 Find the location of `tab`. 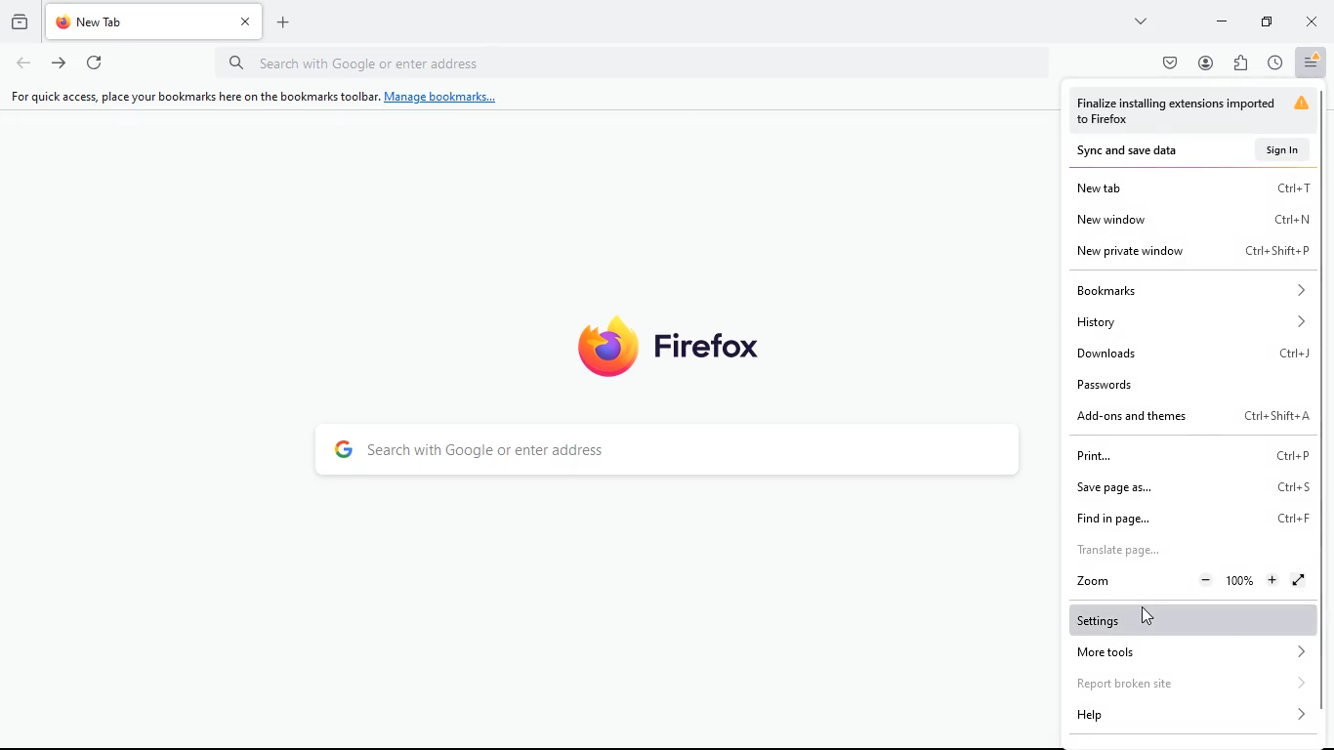

tab is located at coordinates (152, 22).